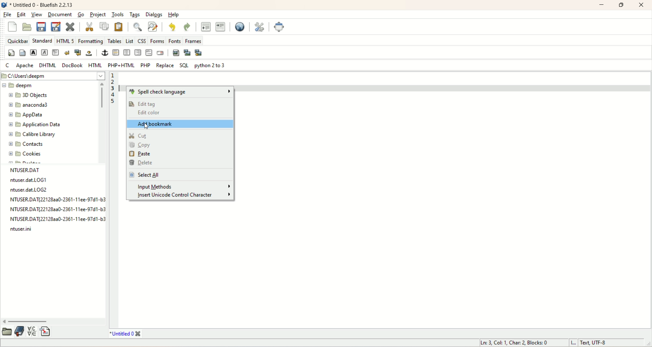 The width and height of the screenshot is (652, 347). I want to click on ln, col, char, block, so click(514, 344).